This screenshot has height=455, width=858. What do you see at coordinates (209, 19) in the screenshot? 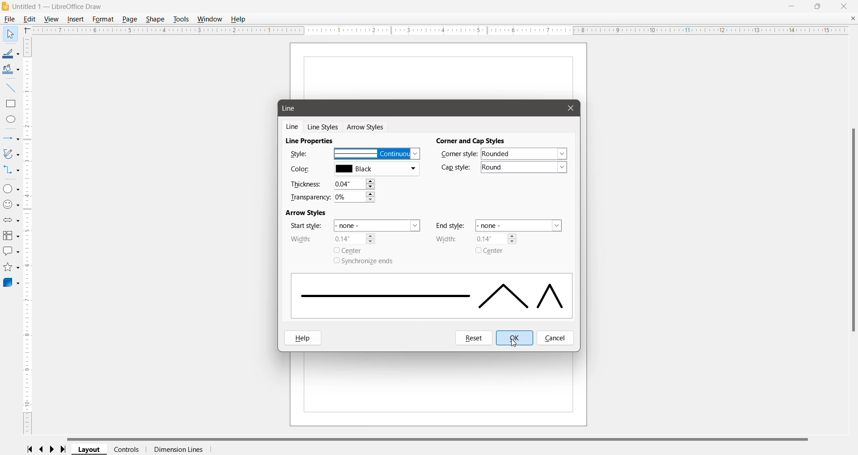
I see `Window` at bounding box center [209, 19].